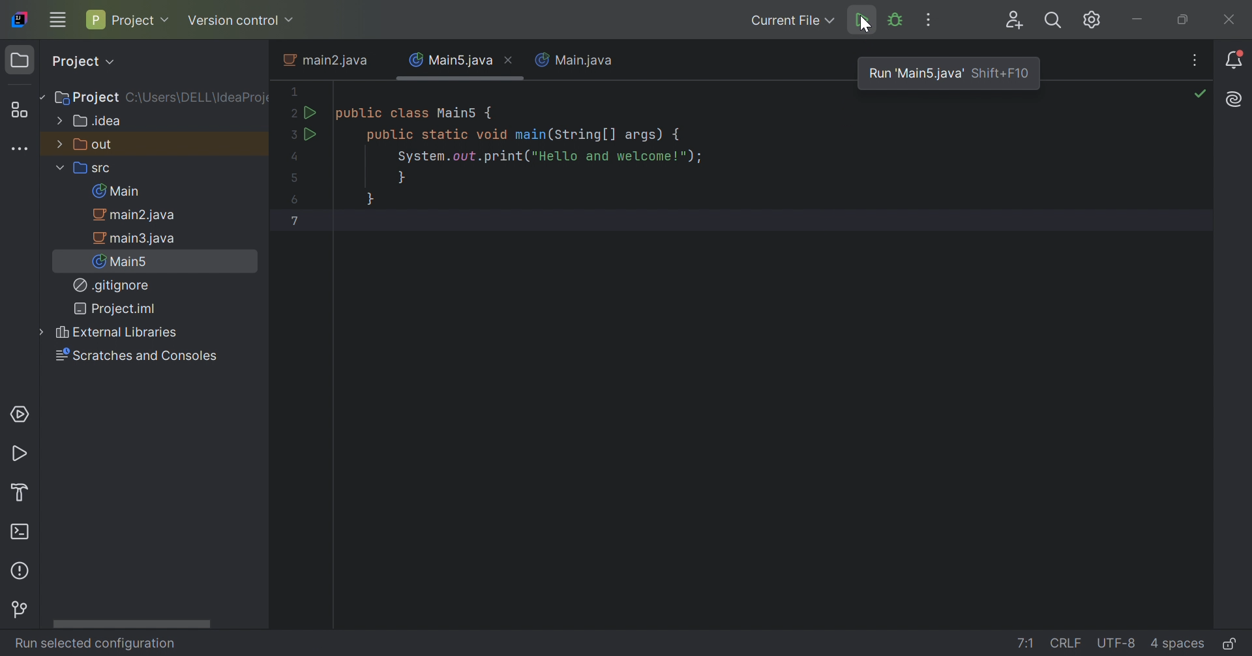  I want to click on main2.java, so click(323, 59).